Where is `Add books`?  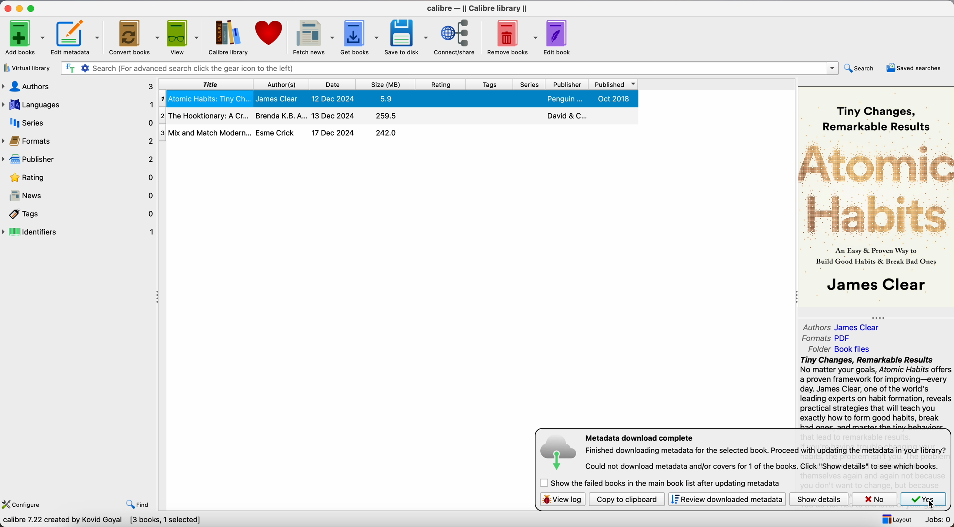
Add books is located at coordinates (24, 37).